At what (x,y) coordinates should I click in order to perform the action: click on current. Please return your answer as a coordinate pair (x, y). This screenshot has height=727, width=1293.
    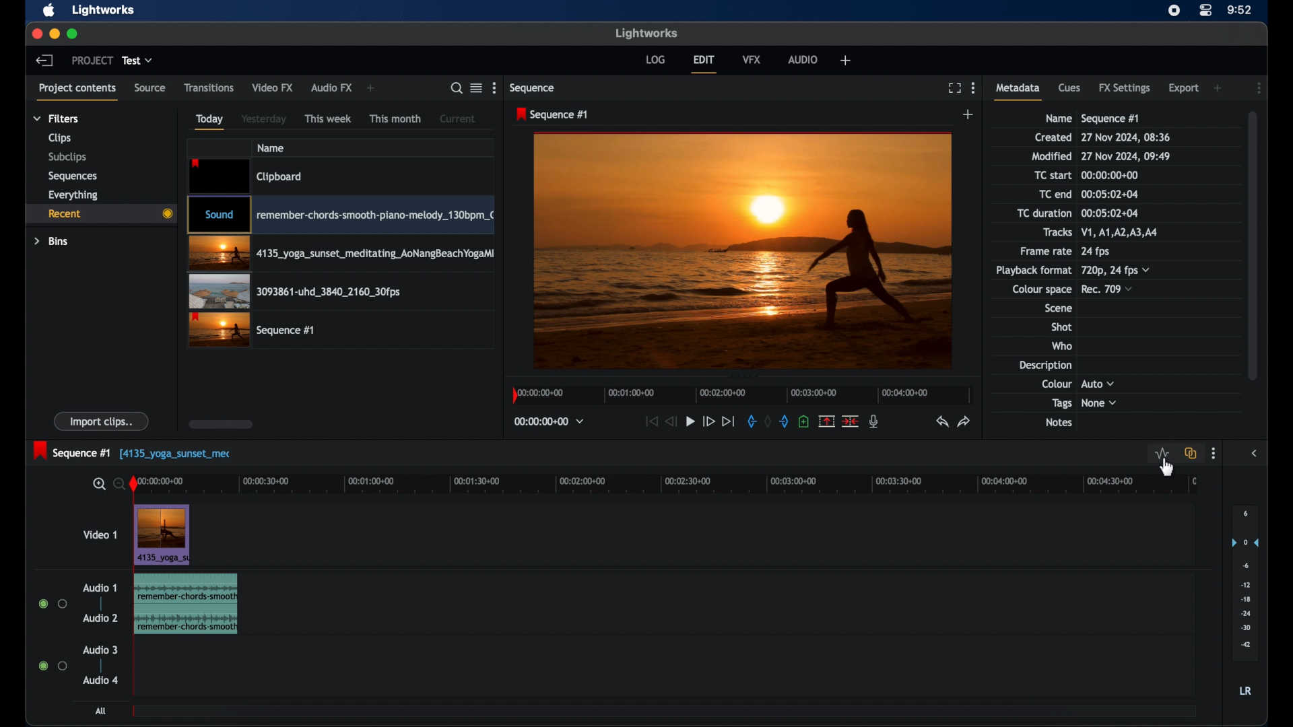
    Looking at the image, I should click on (459, 118).